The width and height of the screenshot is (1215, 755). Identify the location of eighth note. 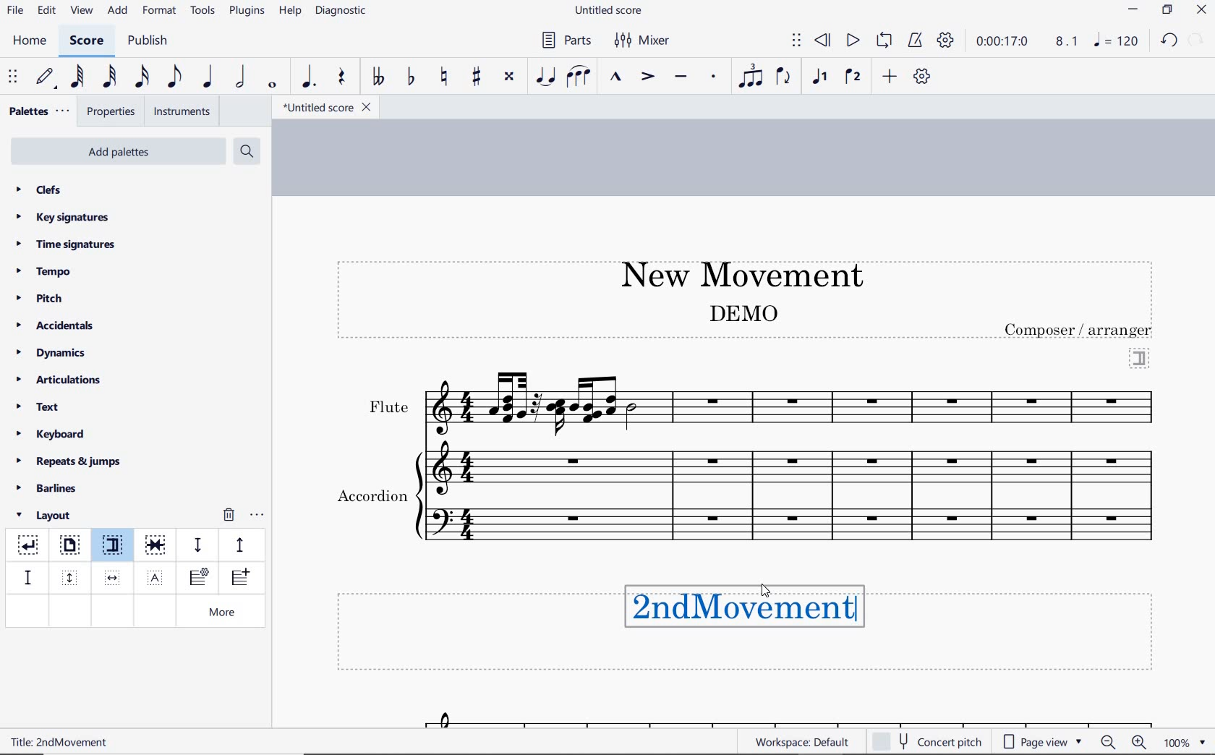
(174, 80).